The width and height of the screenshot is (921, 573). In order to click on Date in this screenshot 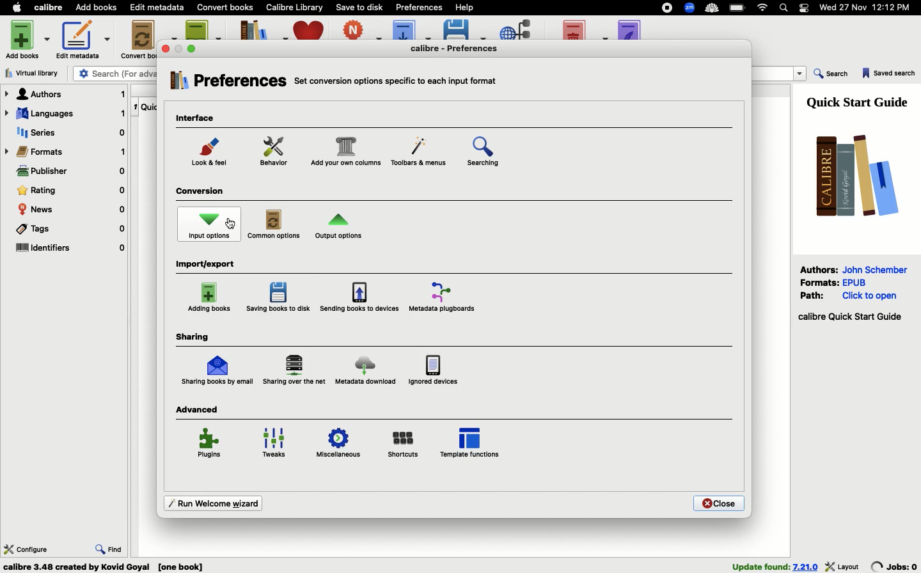, I will do `click(870, 8)`.